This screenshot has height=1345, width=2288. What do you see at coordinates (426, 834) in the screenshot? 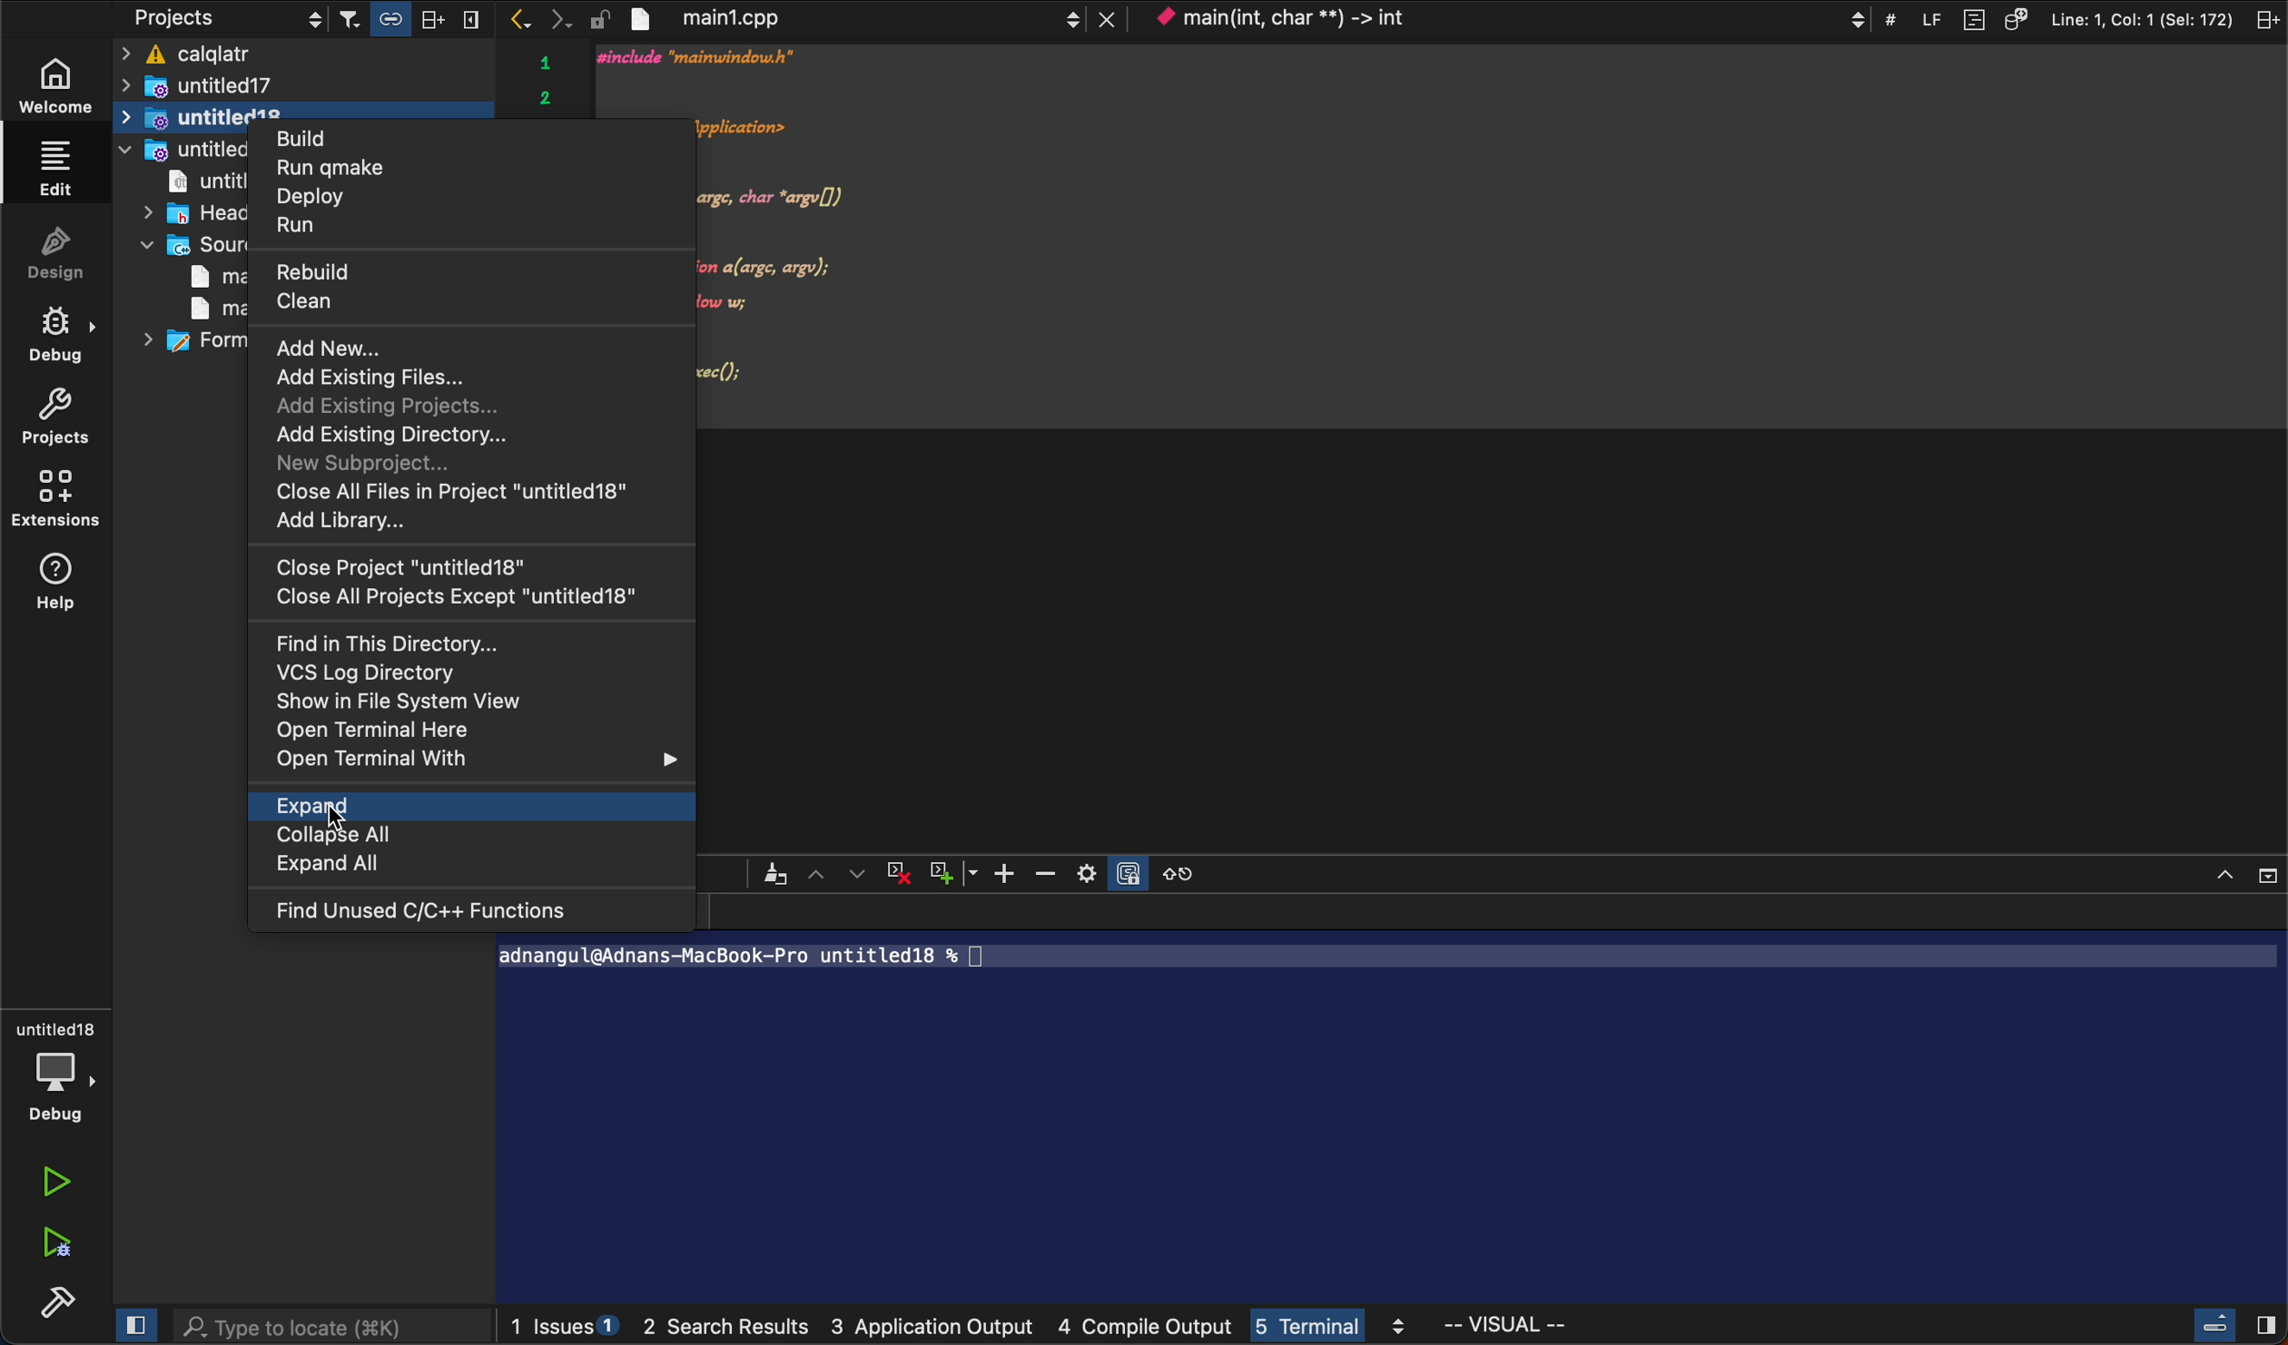
I see `collapse all` at bounding box center [426, 834].